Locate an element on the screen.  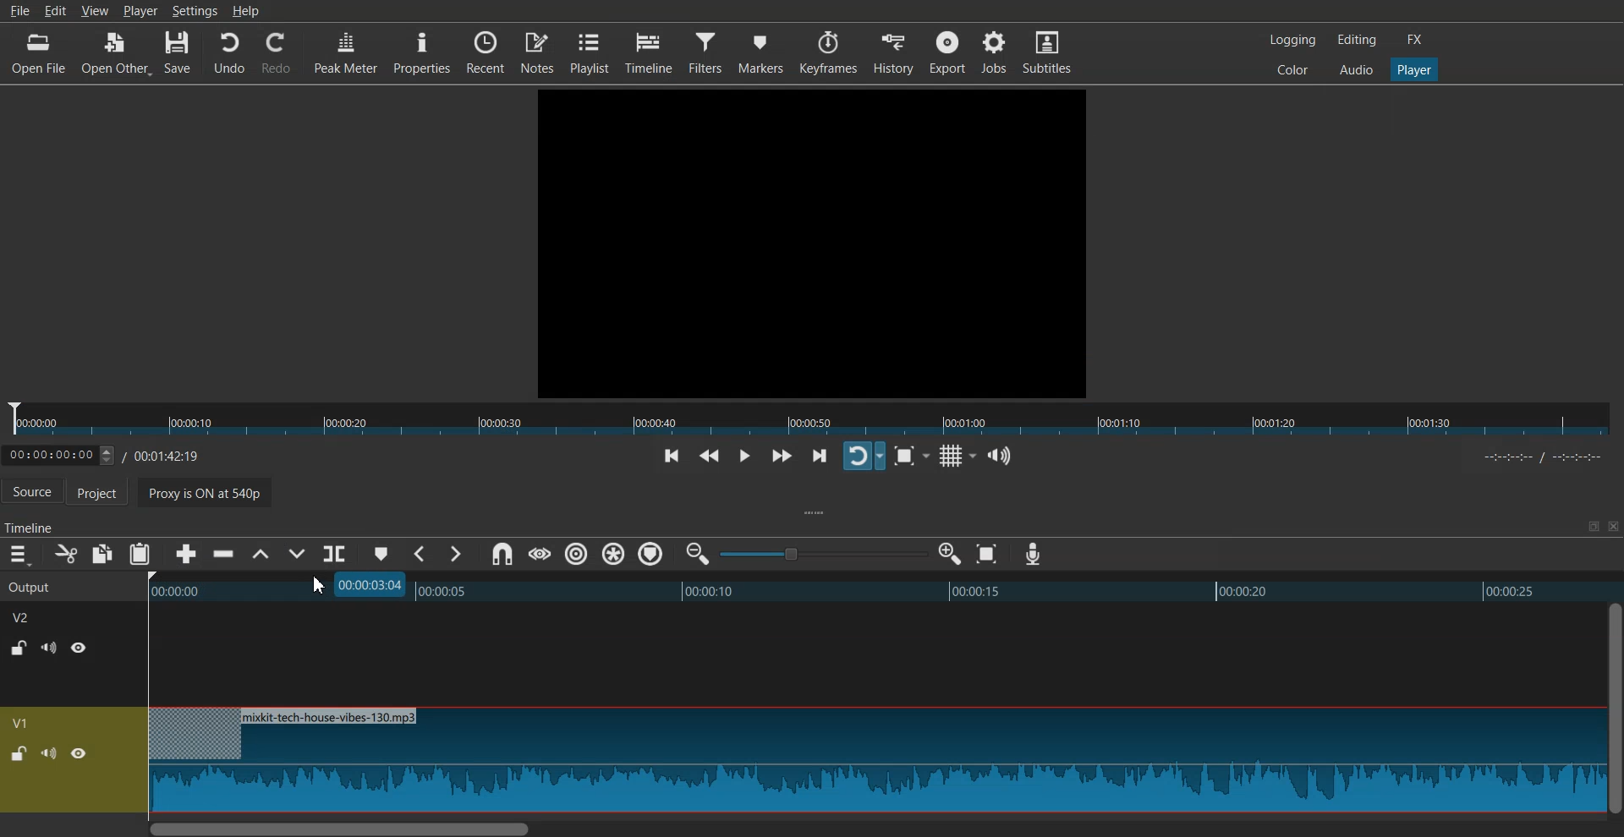
Play quickly forwards is located at coordinates (782, 456).